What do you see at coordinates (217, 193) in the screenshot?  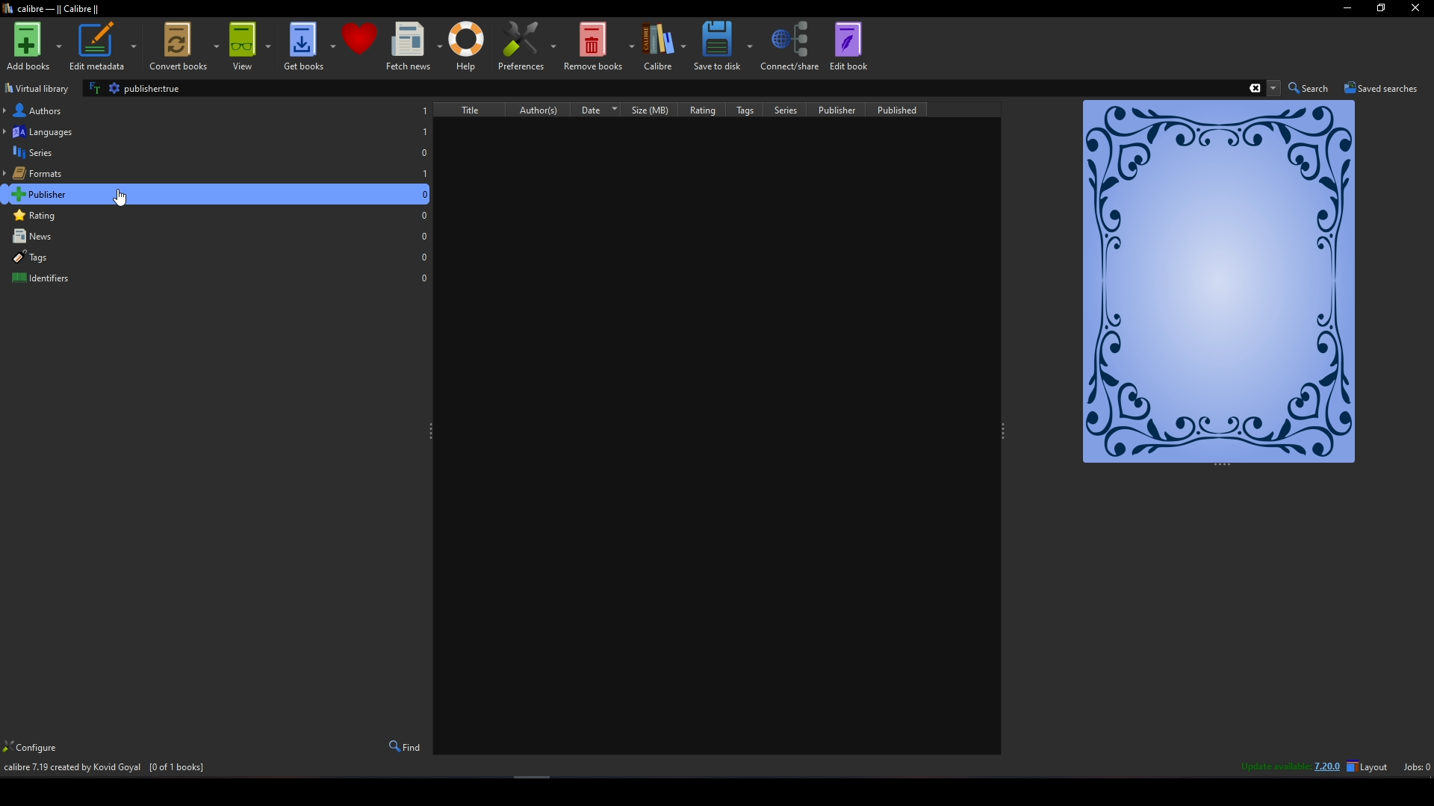 I see `Publisher` at bounding box center [217, 193].